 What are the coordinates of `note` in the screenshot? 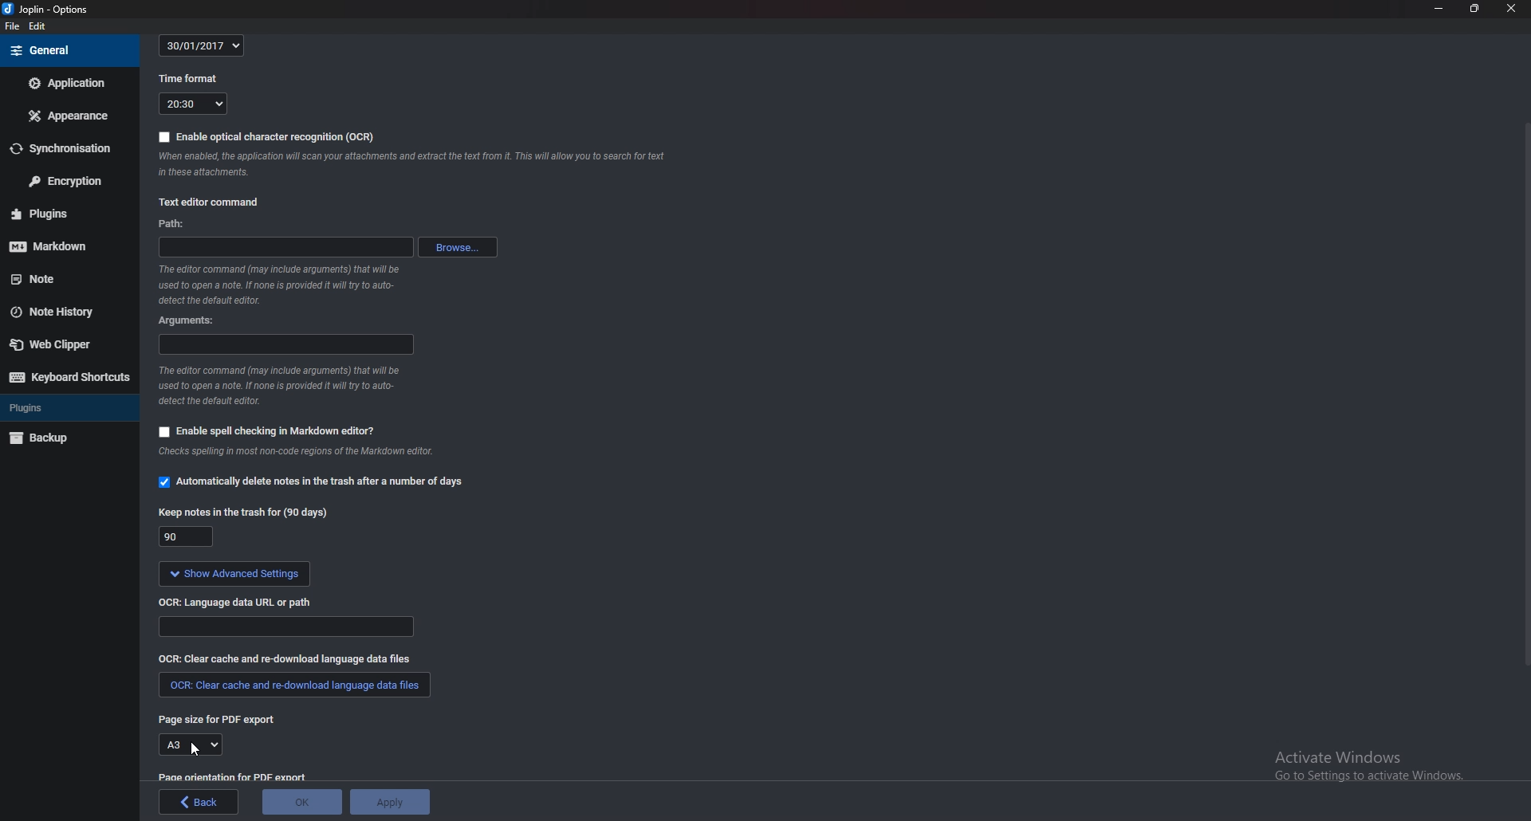 It's located at (54, 278).